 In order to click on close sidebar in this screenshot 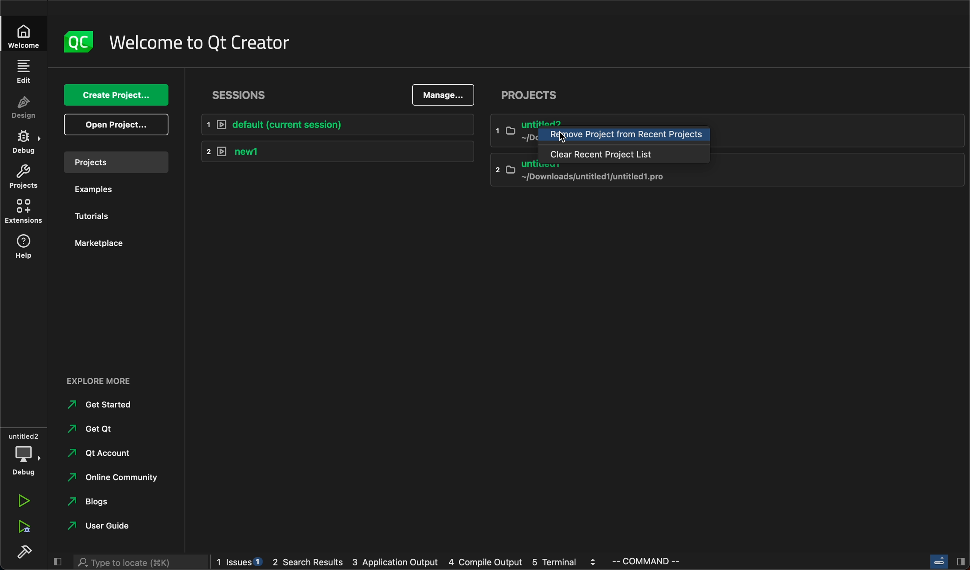, I will do `click(948, 562)`.